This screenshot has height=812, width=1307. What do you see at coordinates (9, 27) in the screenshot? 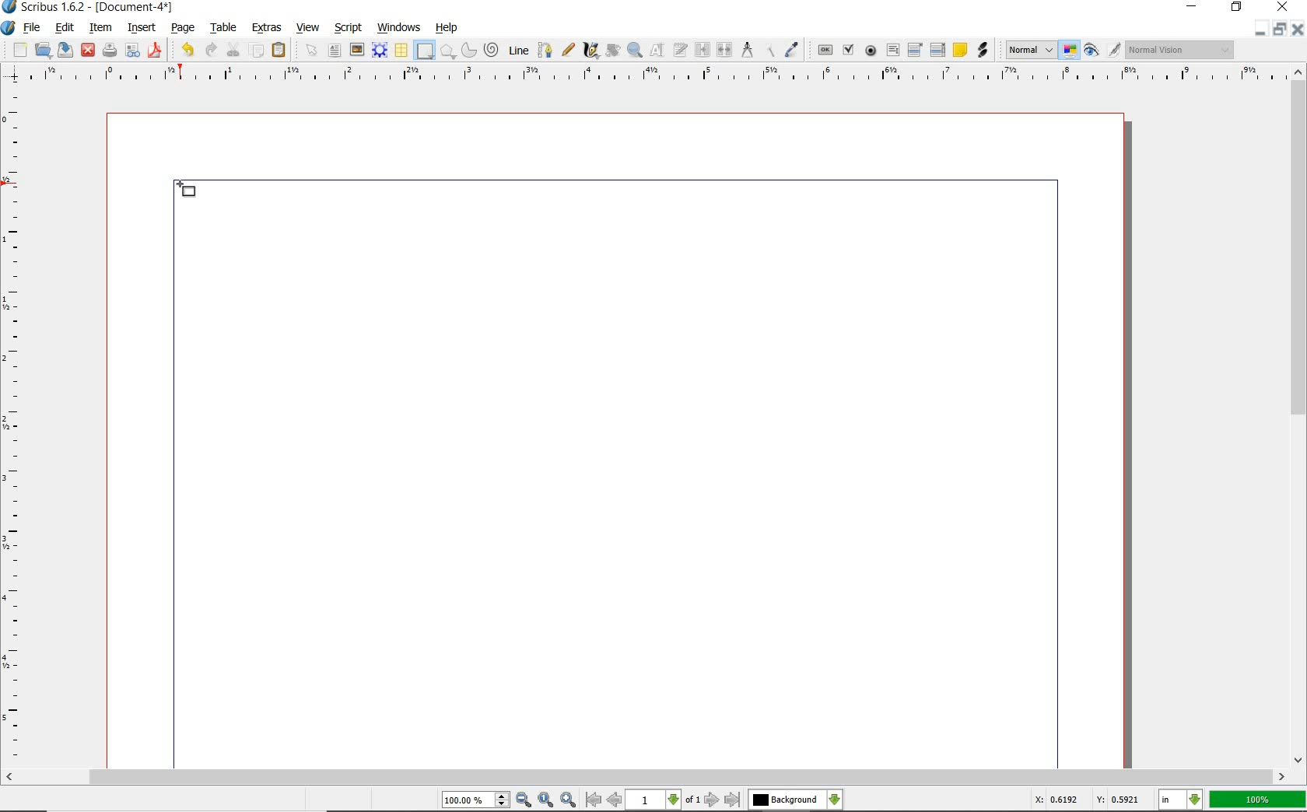
I see `system icon` at bounding box center [9, 27].